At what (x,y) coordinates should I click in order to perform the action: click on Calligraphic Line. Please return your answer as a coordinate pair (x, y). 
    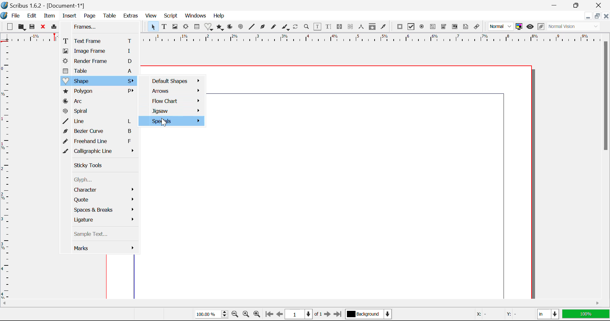
    Looking at the image, I should click on (100, 152).